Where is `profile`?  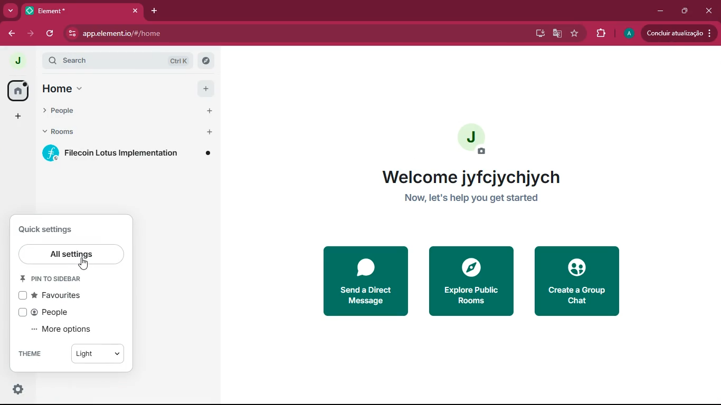
profile is located at coordinates (627, 33).